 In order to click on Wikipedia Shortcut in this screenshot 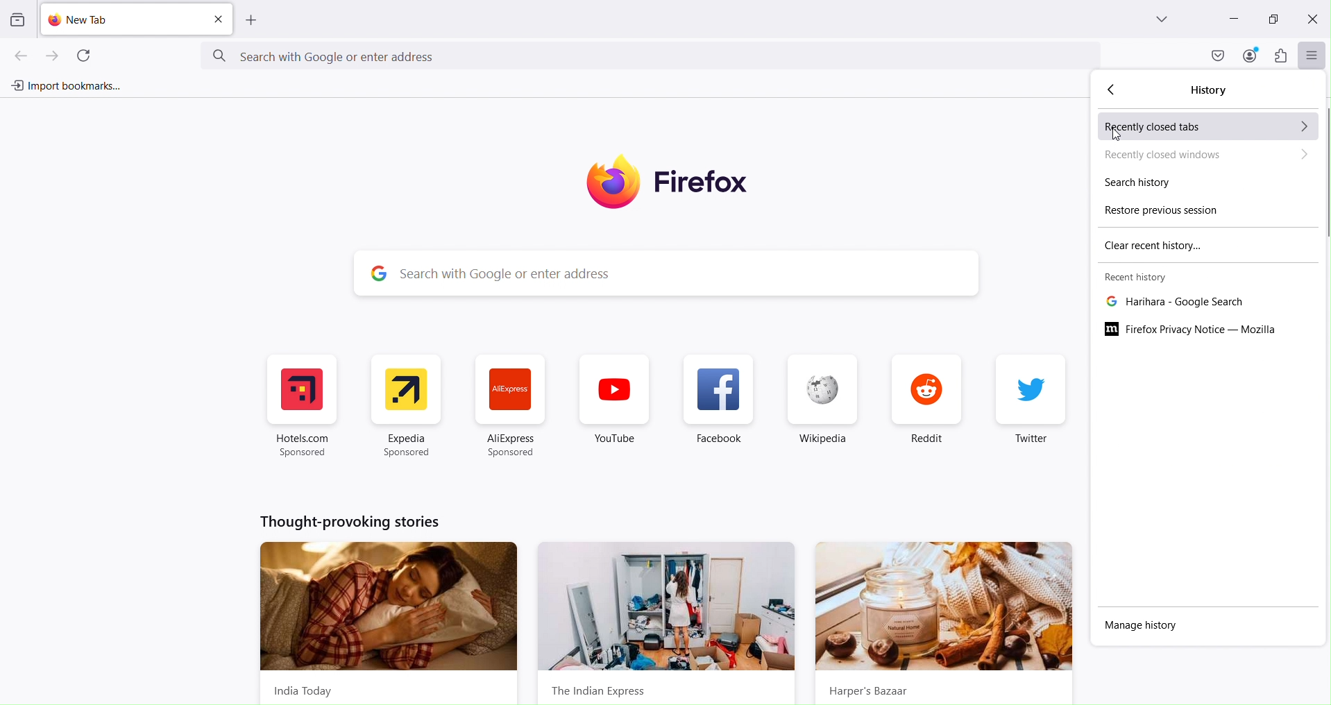, I will do `click(822, 407)`.